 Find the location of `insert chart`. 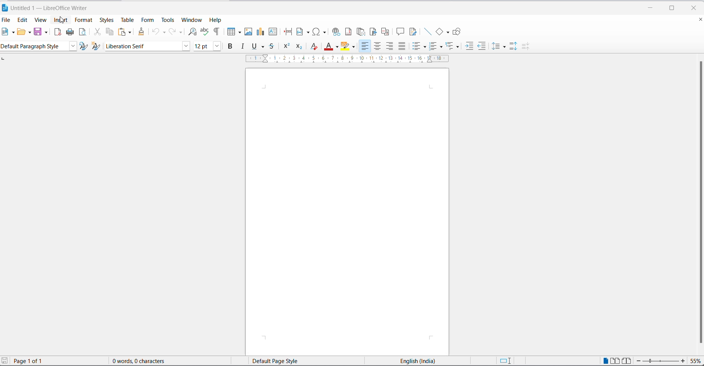

insert chart is located at coordinates (261, 32).